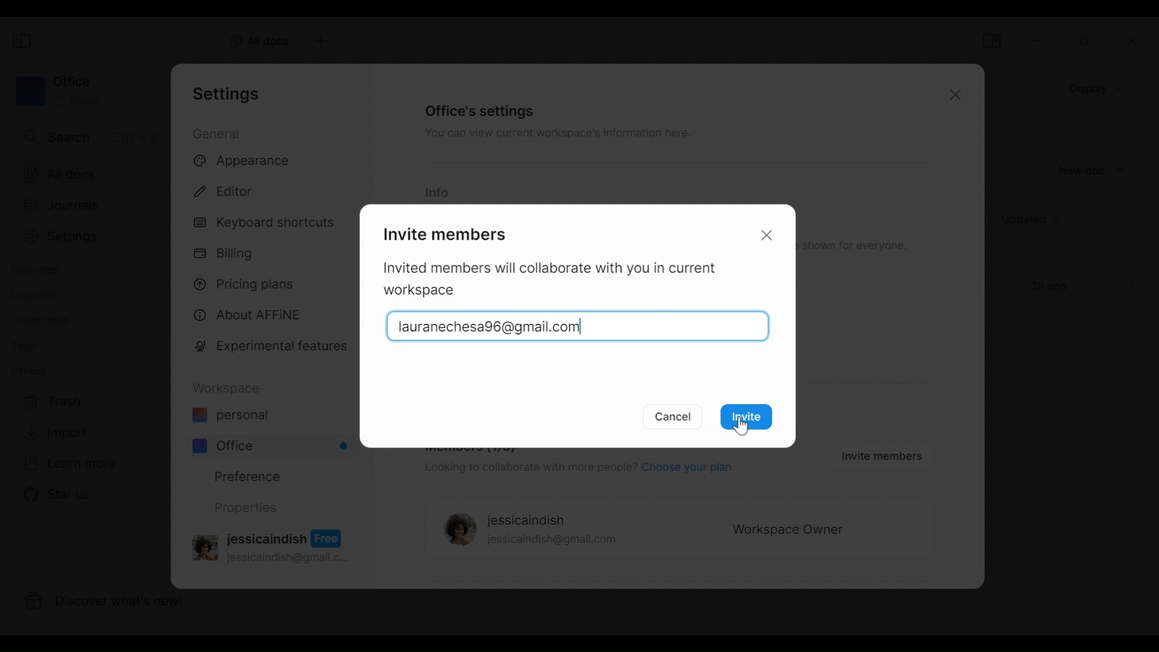  I want to click on jessicaindish@gmail.com, so click(552, 541).